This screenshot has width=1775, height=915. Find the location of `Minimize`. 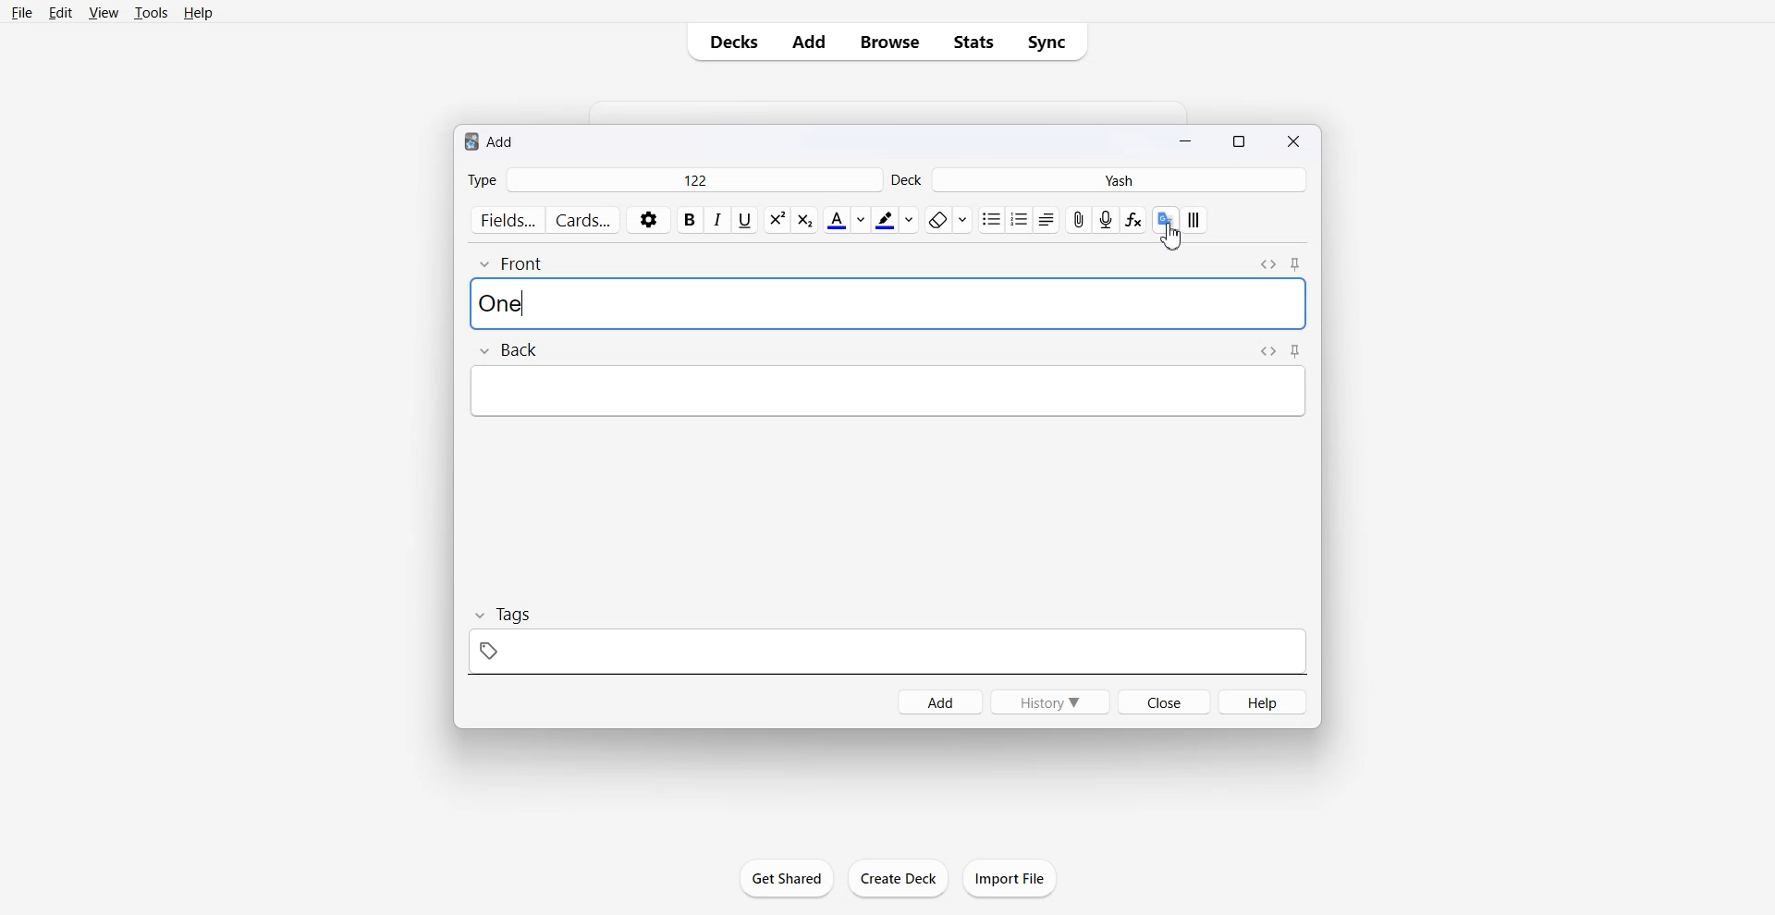

Minimize is located at coordinates (1188, 140).